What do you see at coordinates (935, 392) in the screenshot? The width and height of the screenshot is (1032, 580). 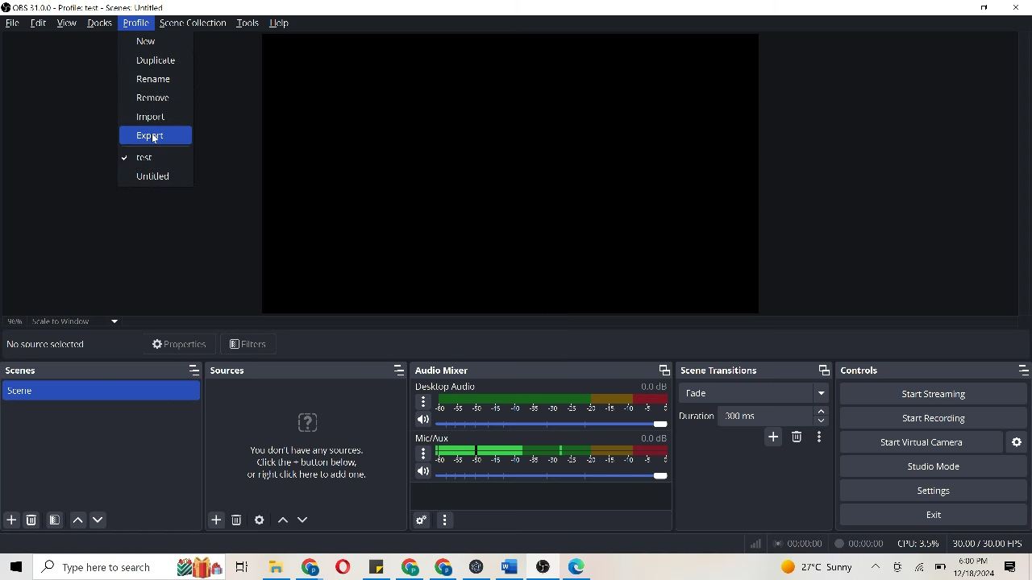 I see `start streaming` at bounding box center [935, 392].